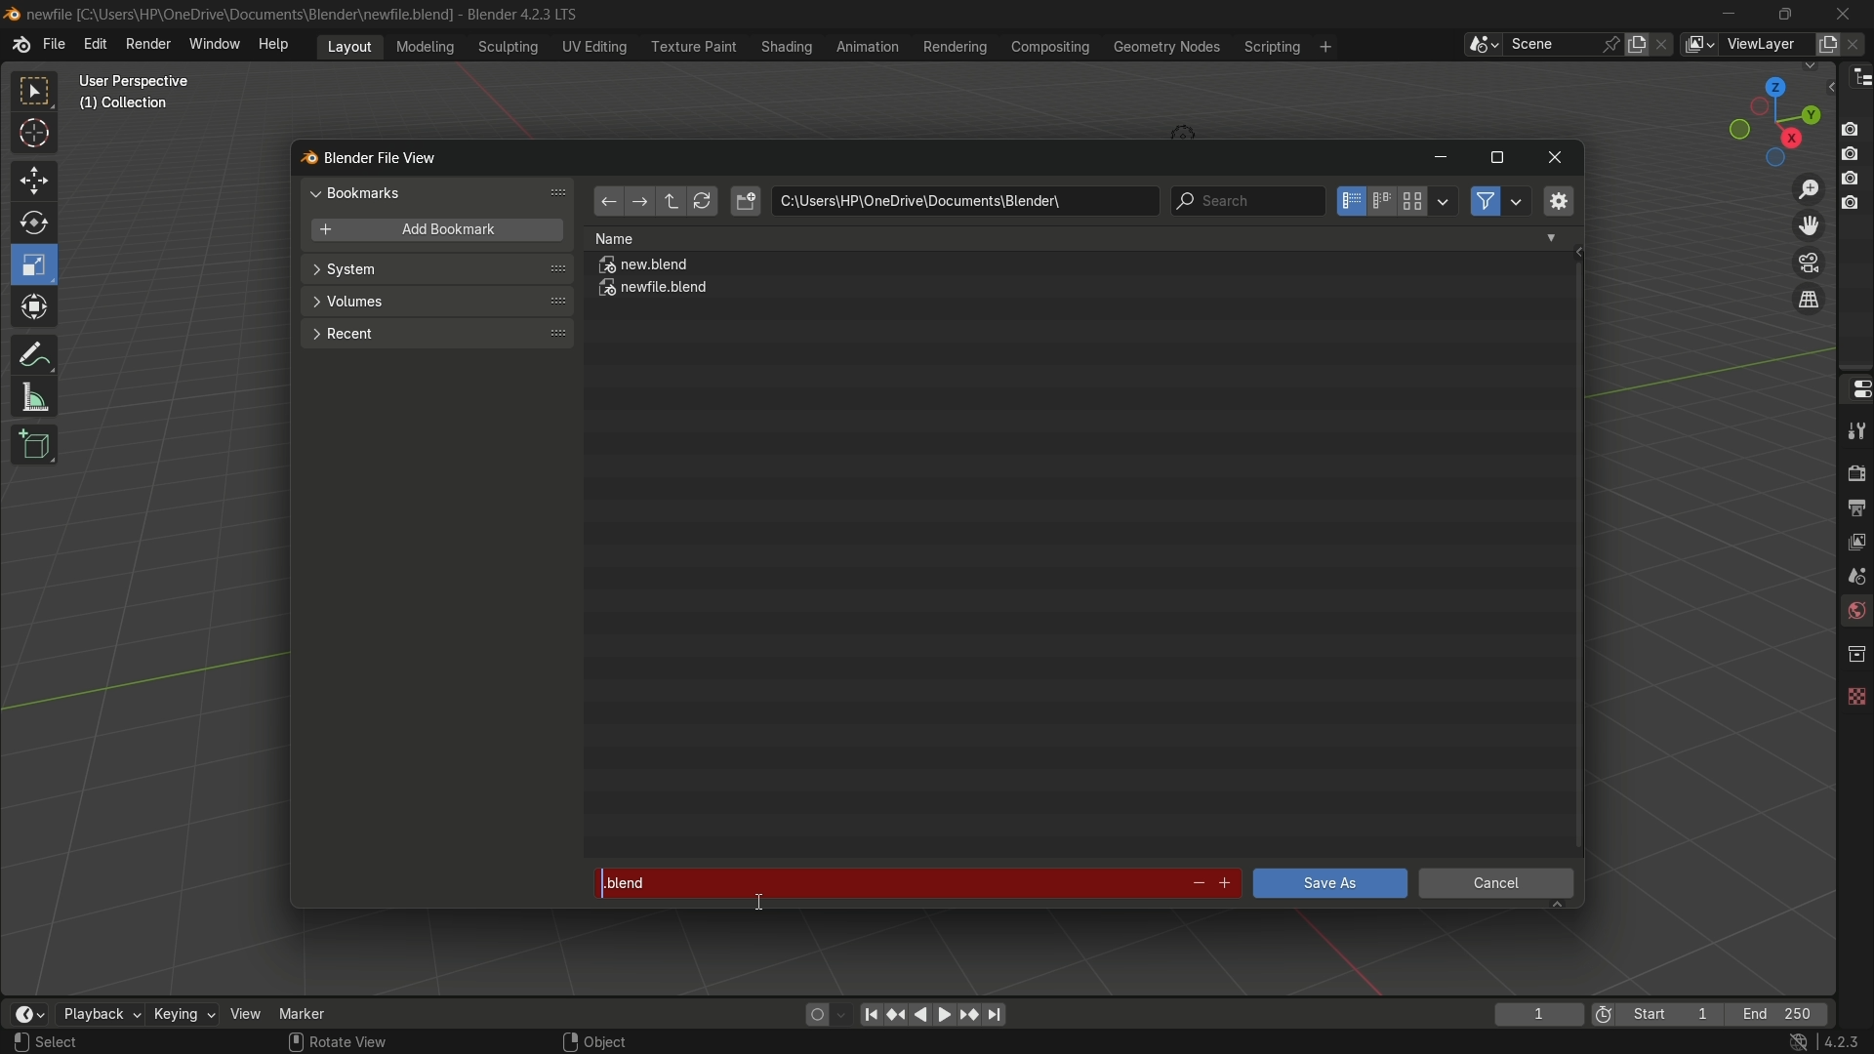 This screenshot has height=1054, width=1874. Describe the element at coordinates (1765, 45) in the screenshot. I see `view layer name` at that location.